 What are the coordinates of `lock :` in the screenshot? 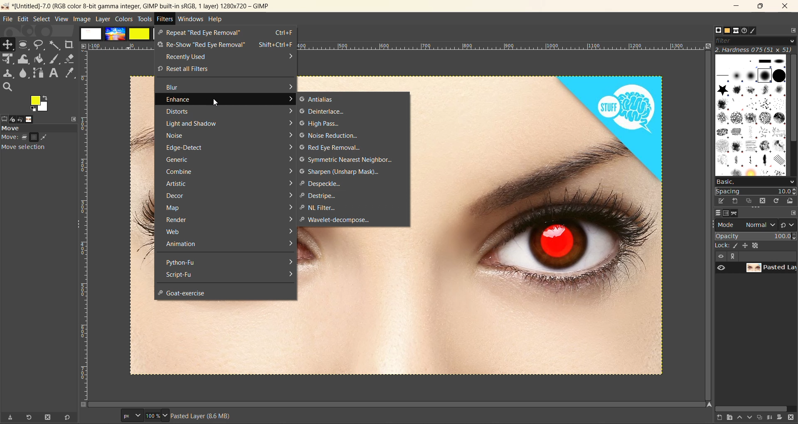 It's located at (721, 246).